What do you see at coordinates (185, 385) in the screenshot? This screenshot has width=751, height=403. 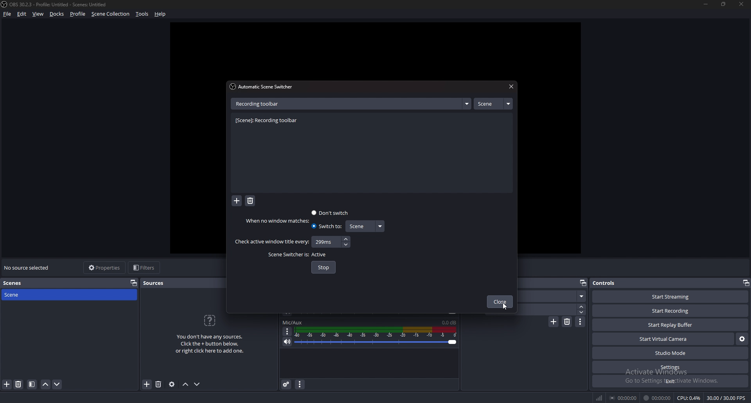 I see `move source up` at bounding box center [185, 385].